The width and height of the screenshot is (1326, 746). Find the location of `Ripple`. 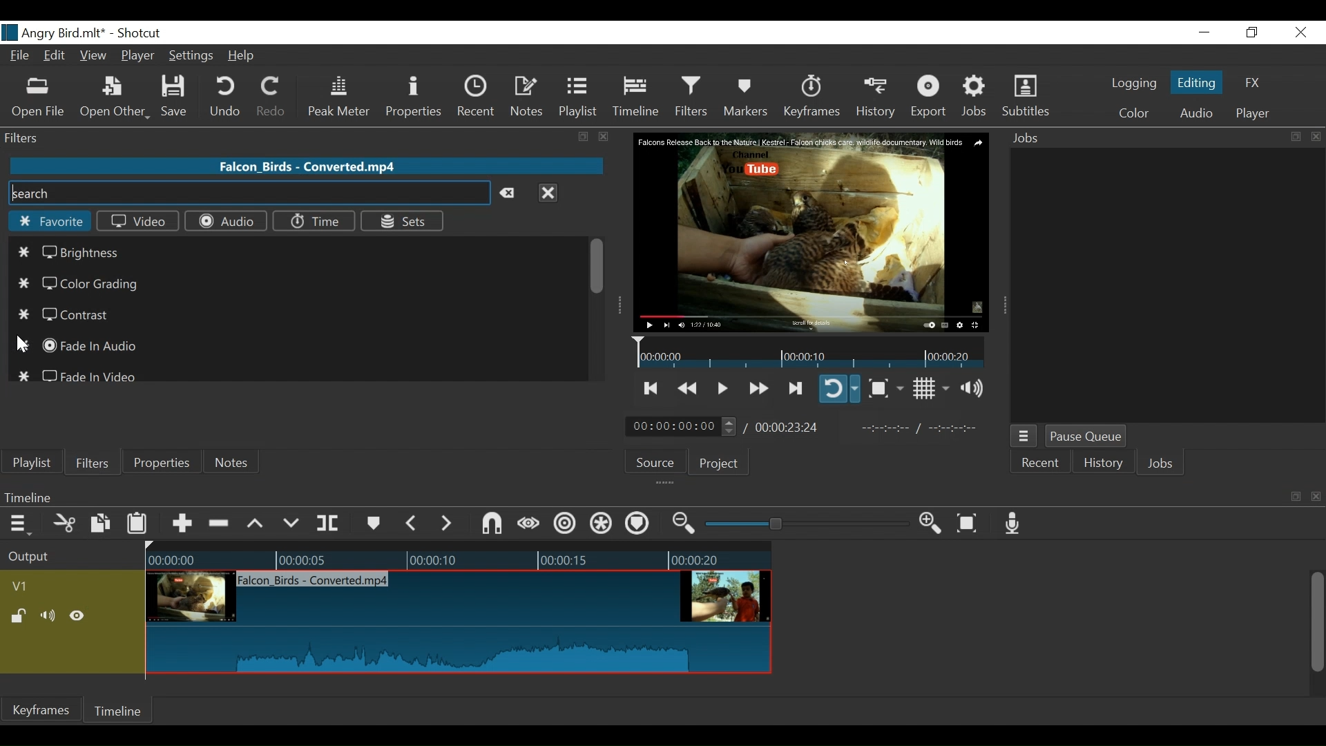

Ripple is located at coordinates (567, 526).